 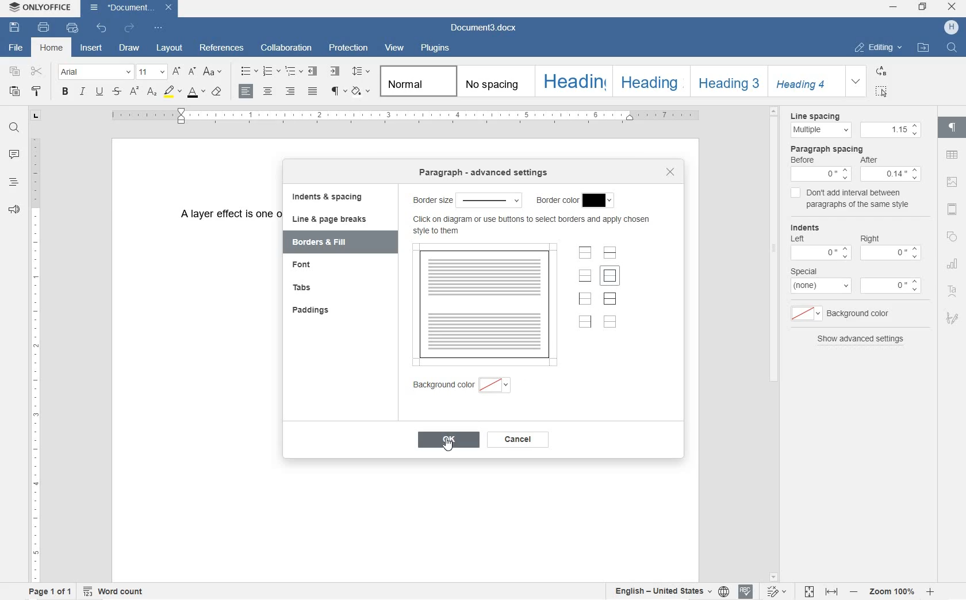 I want to click on EDITING, so click(x=879, y=48).